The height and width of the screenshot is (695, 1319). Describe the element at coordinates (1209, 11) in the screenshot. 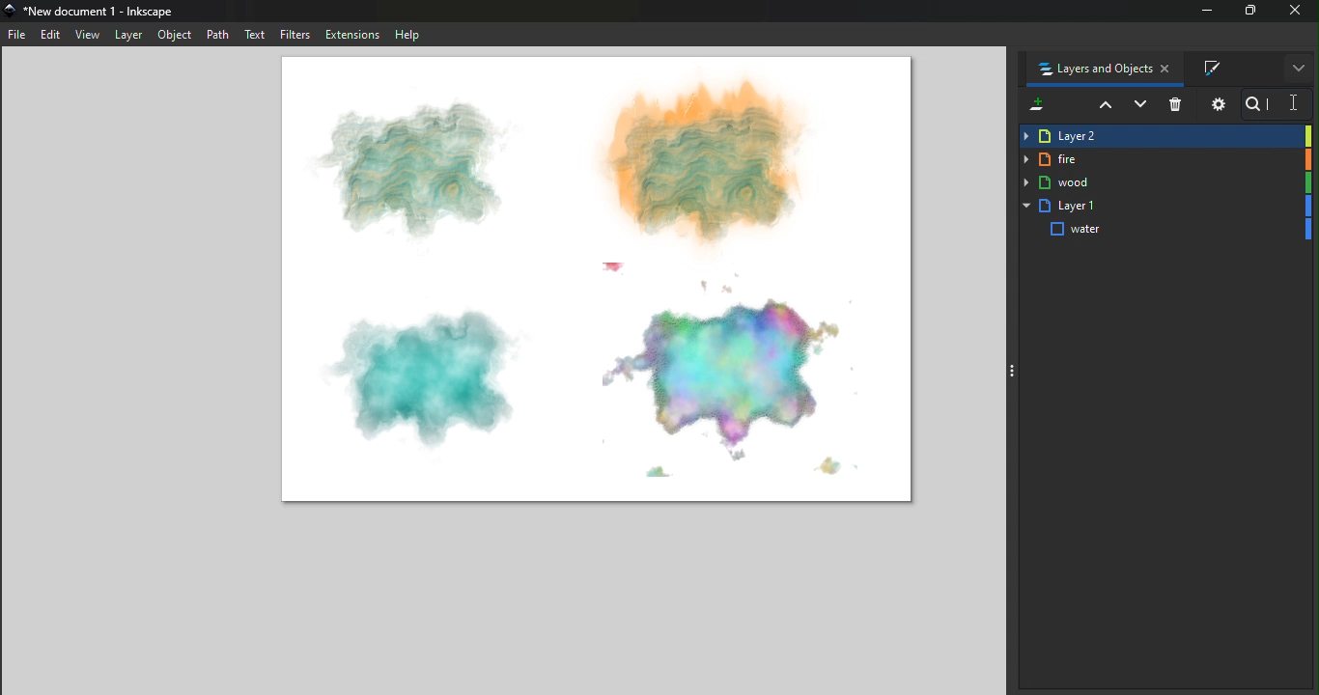

I see `minimize` at that location.